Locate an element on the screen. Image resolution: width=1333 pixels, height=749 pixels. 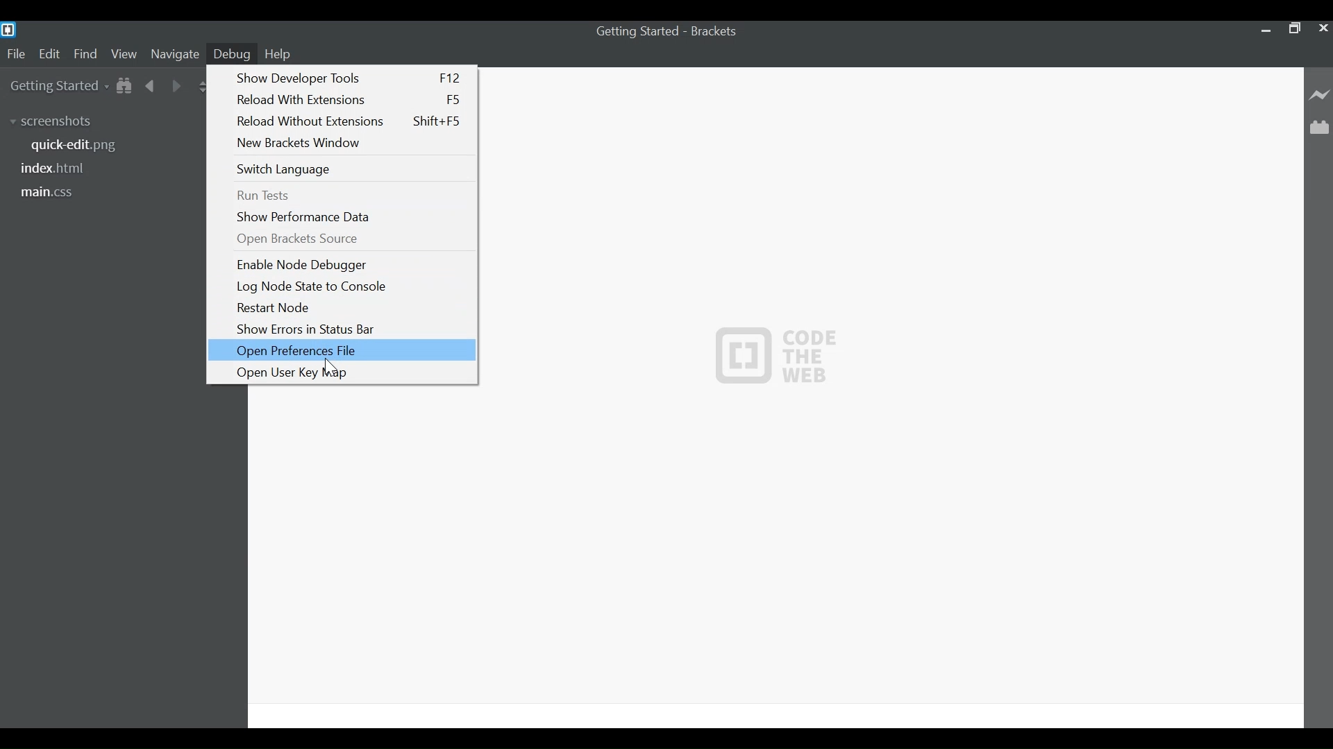
Help is located at coordinates (285, 53).